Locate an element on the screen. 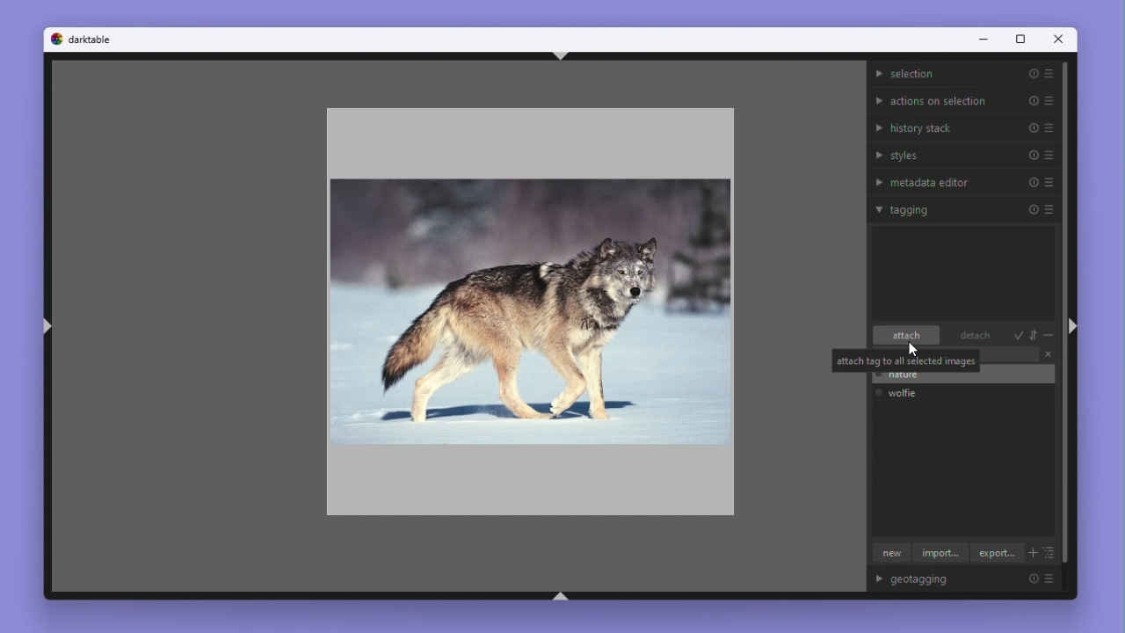 The width and height of the screenshot is (1125, 633). Text is located at coordinates (905, 360).